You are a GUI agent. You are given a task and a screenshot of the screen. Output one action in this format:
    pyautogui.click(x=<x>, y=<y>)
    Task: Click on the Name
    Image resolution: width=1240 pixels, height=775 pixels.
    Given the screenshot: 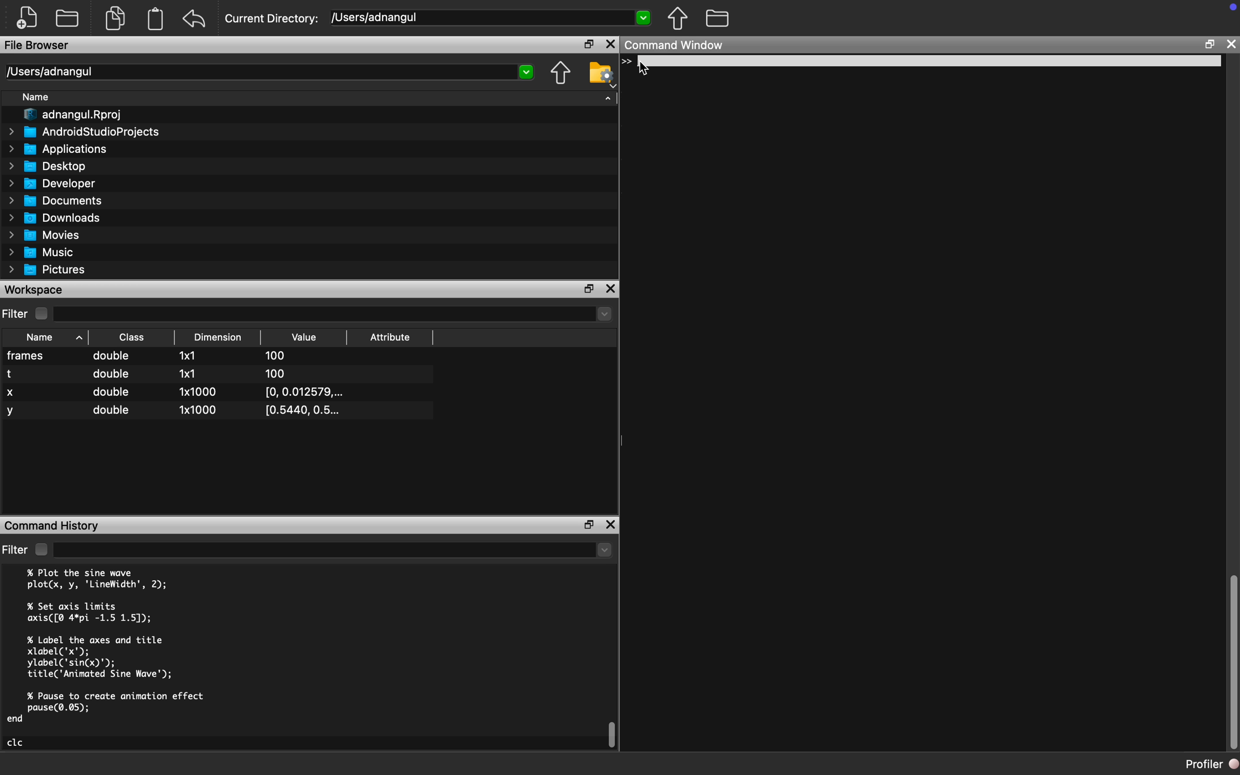 What is the action you would take?
    pyautogui.click(x=40, y=337)
    